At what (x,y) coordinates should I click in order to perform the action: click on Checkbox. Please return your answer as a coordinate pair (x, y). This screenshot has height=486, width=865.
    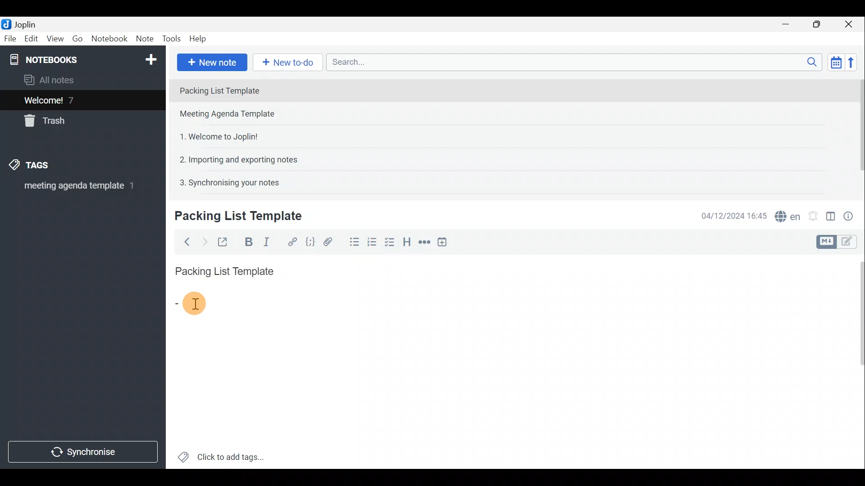
    Looking at the image, I should click on (392, 244).